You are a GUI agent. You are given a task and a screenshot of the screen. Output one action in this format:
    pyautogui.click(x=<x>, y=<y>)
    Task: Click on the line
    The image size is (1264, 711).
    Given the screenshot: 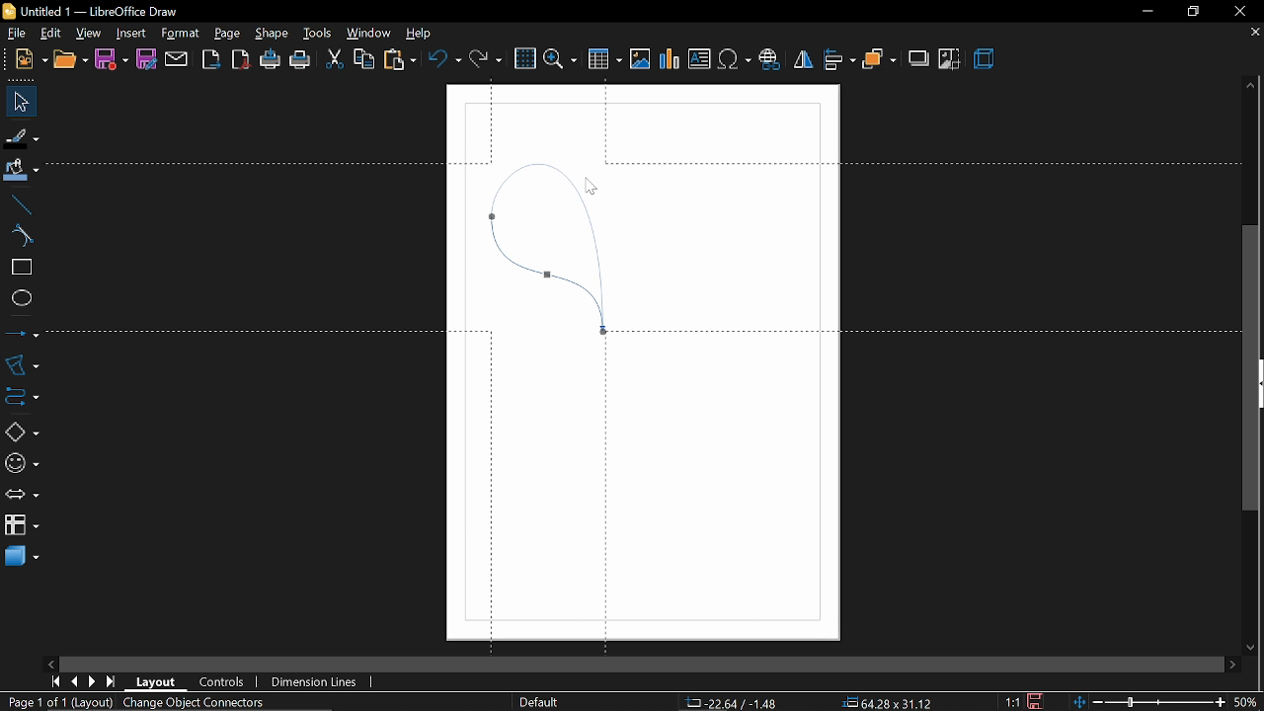 What is the action you would take?
    pyautogui.click(x=18, y=202)
    